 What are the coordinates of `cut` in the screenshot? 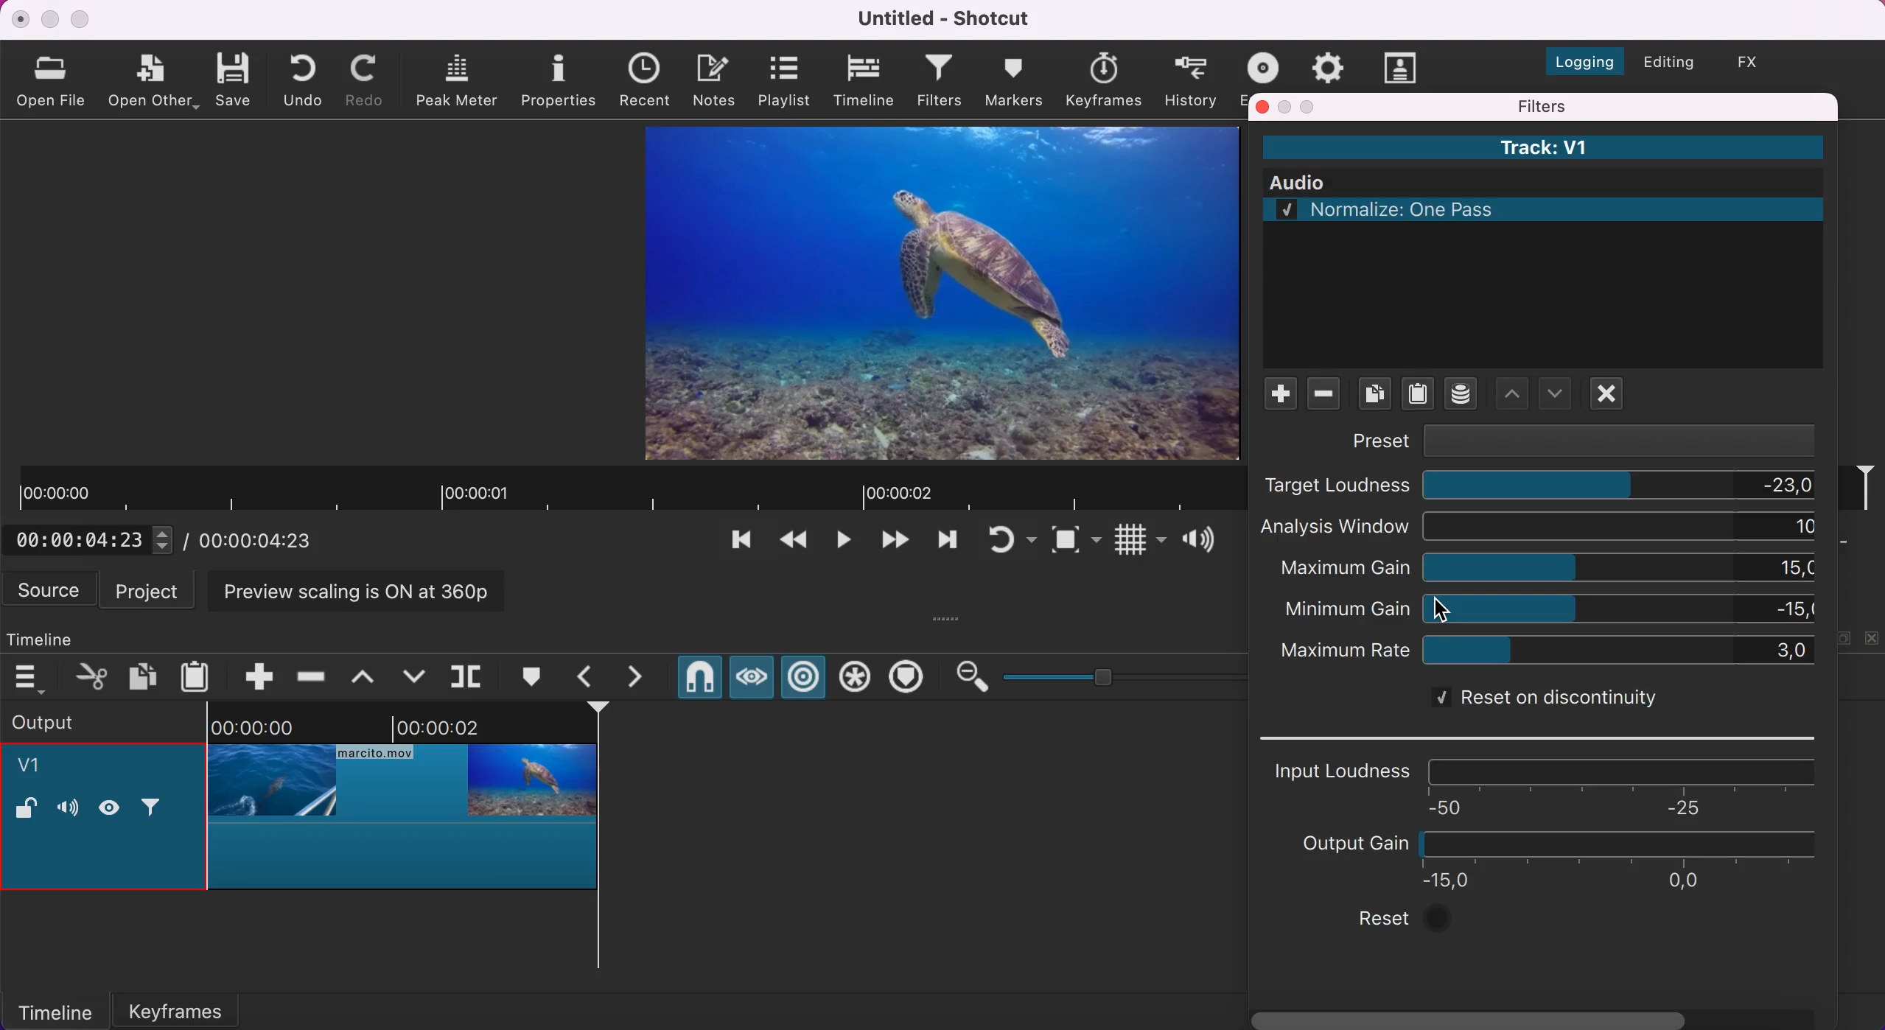 It's located at (93, 676).